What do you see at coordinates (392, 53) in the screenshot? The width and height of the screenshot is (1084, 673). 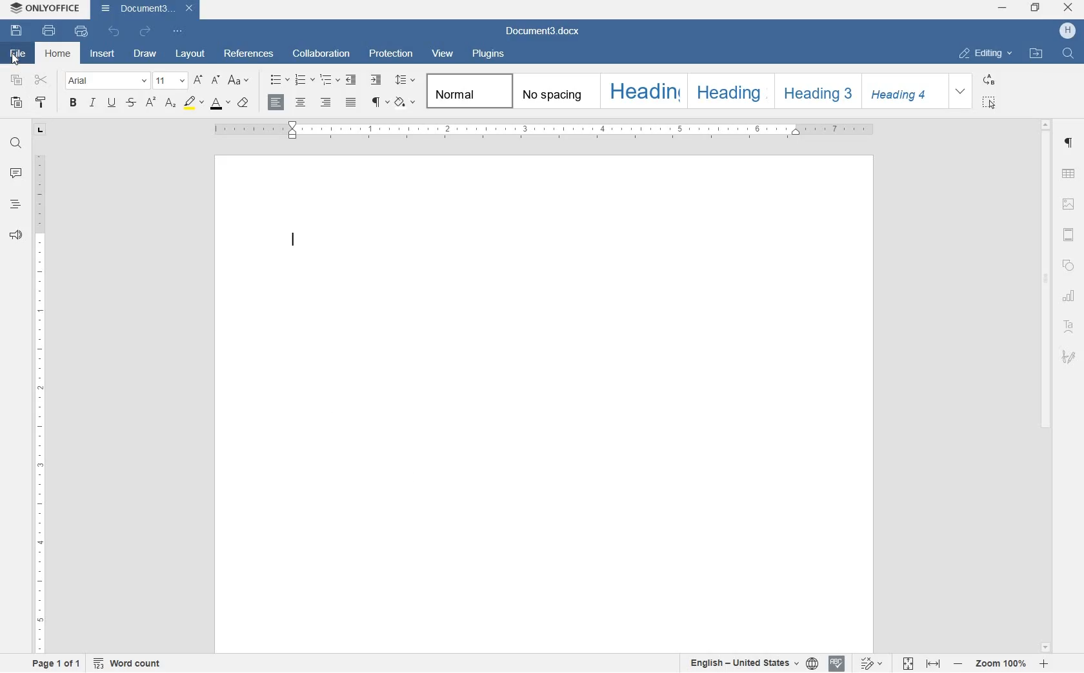 I see `protection` at bounding box center [392, 53].